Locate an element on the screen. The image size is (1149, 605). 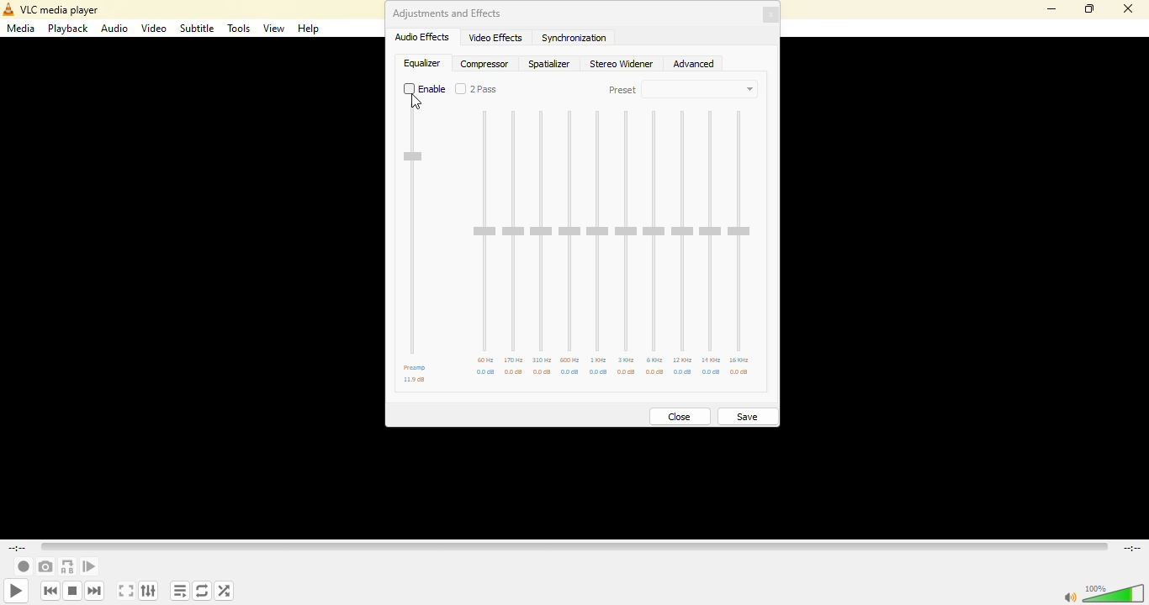
audio effects is located at coordinates (423, 37).